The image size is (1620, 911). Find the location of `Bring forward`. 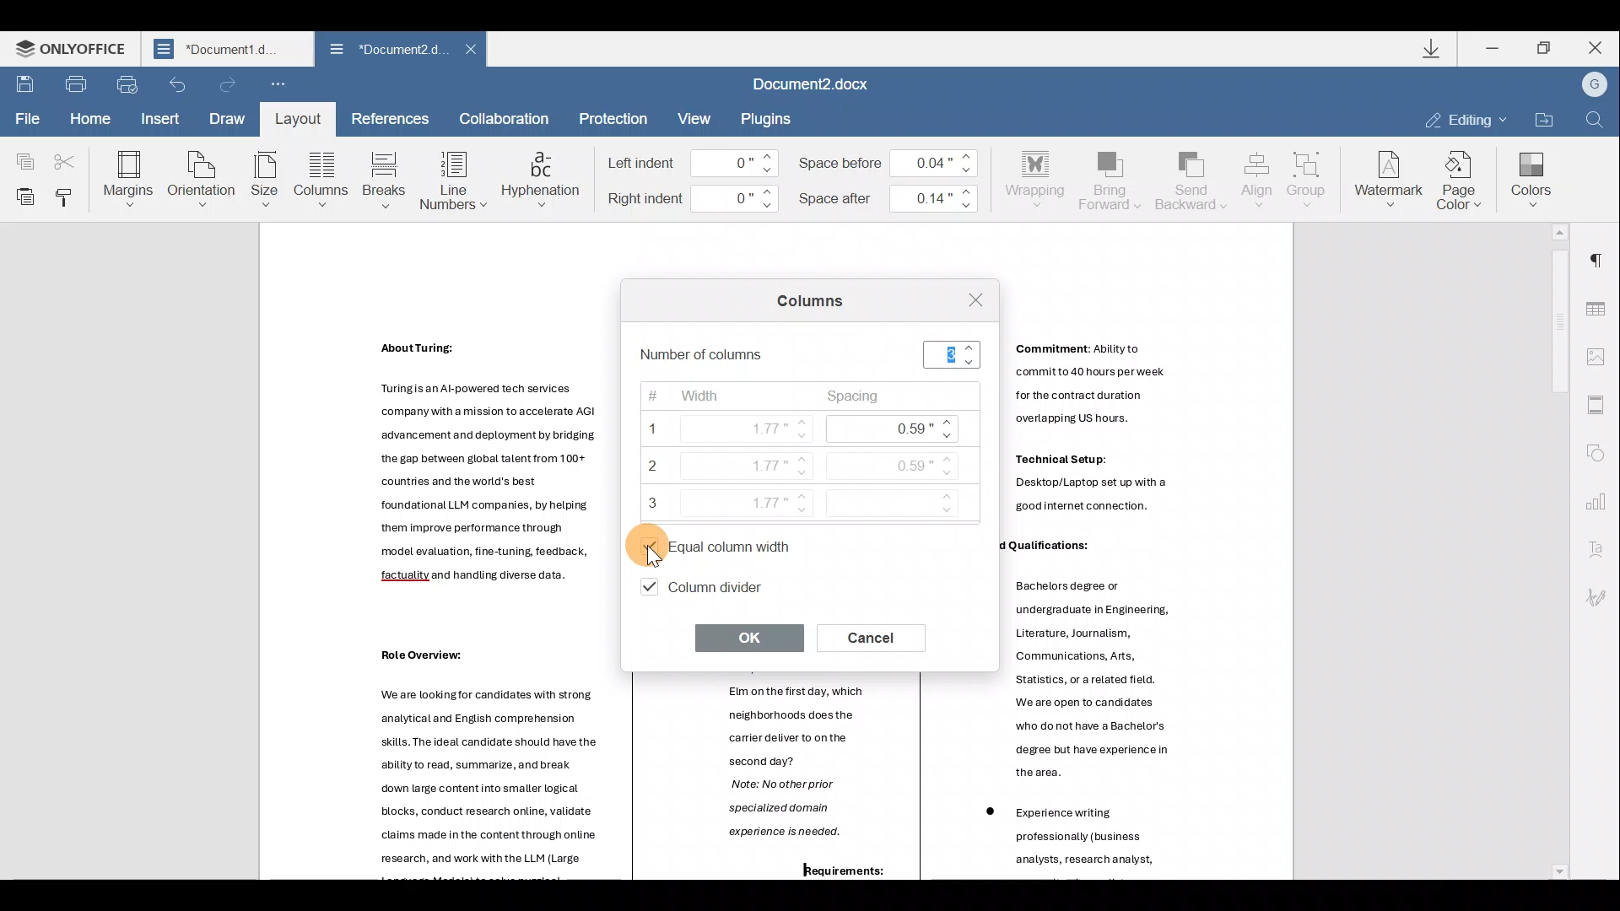

Bring forward is located at coordinates (1110, 178).